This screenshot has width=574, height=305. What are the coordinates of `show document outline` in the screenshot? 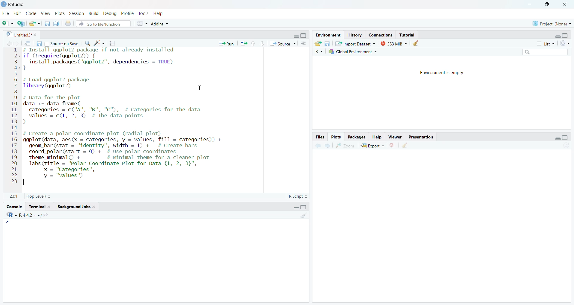 It's located at (306, 43).